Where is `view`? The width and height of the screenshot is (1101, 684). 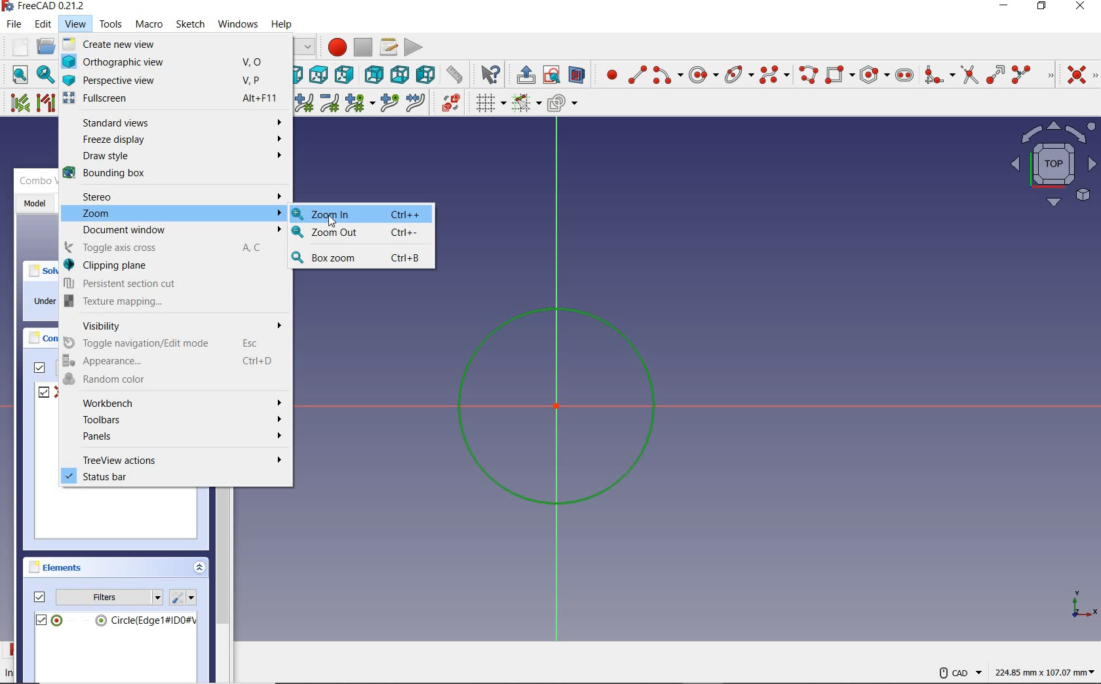 view is located at coordinates (75, 26).